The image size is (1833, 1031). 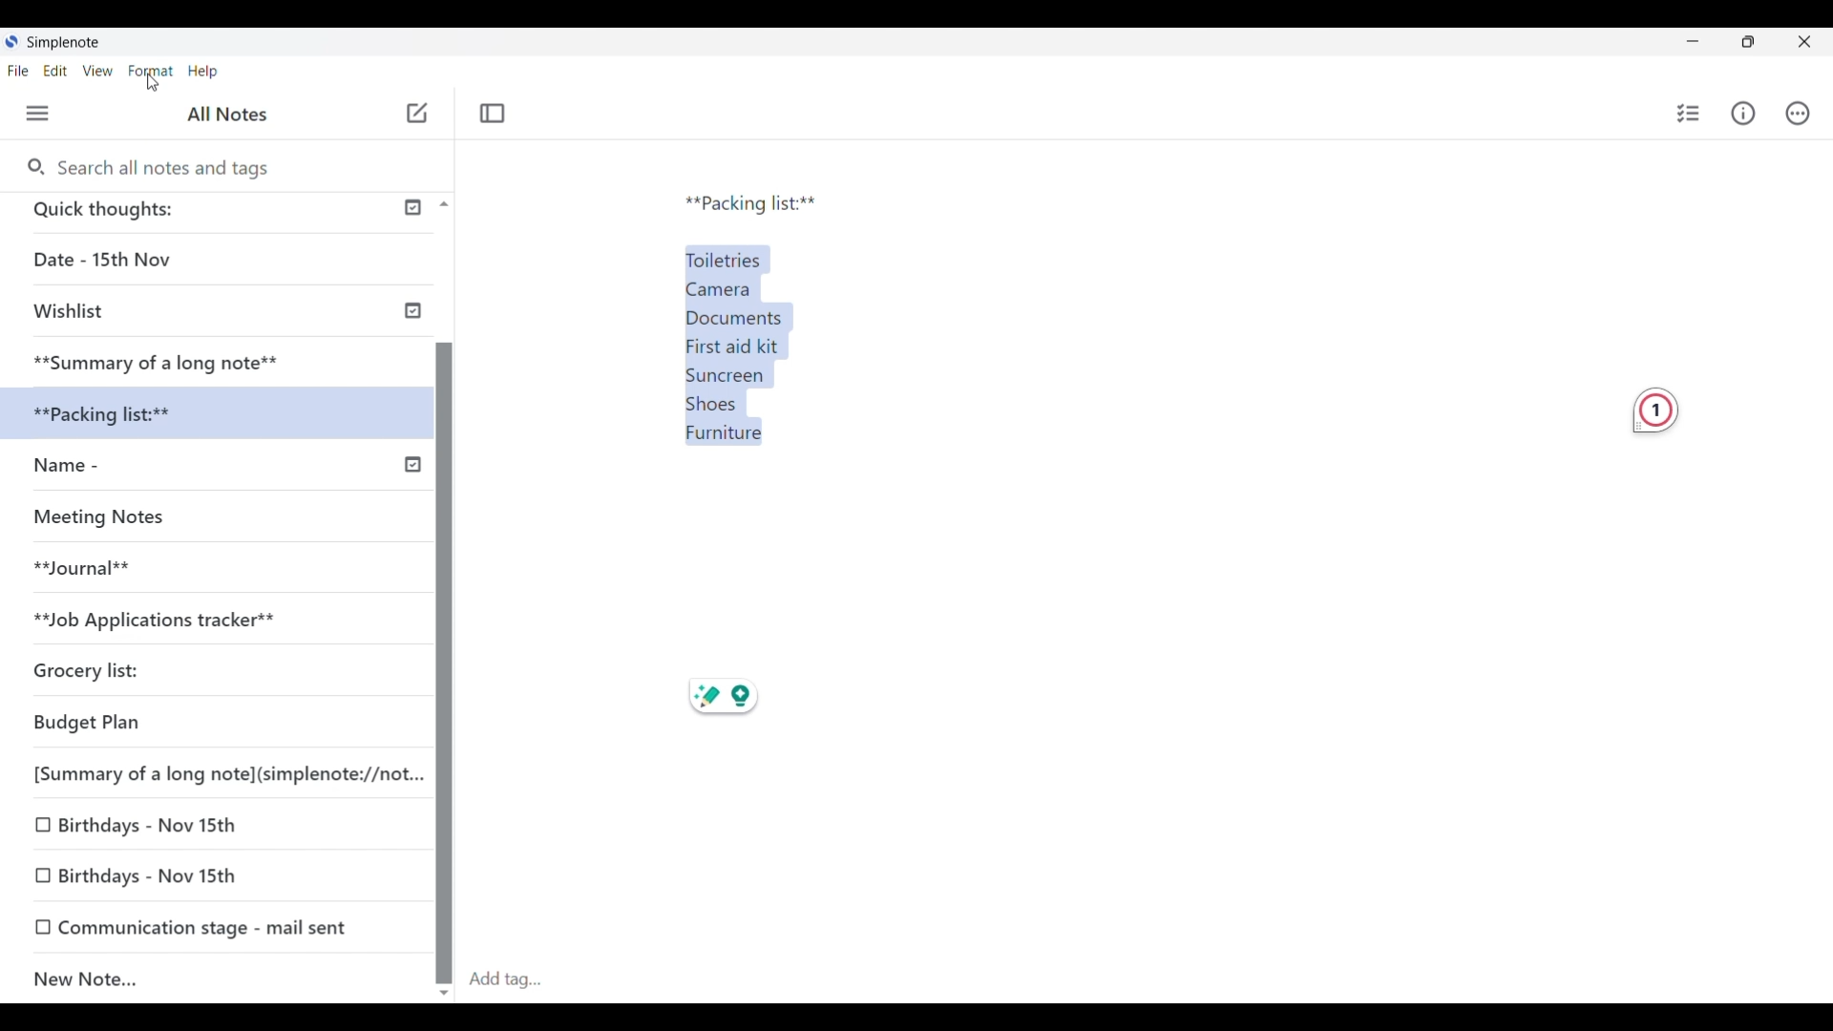 What do you see at coordinates (1743, 114) in the screenshot?
I see `Info` at bounding box center [1743, 114].